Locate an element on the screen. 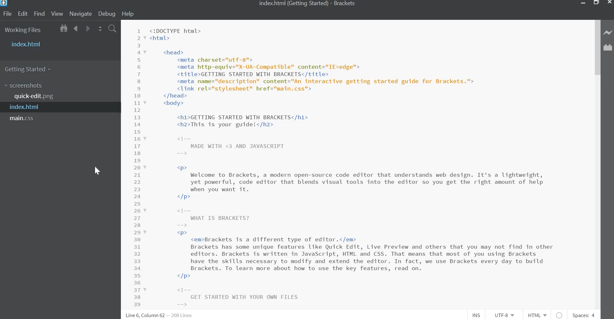 The image size is (614, 319). minimize is located at coordinates (583, 4).